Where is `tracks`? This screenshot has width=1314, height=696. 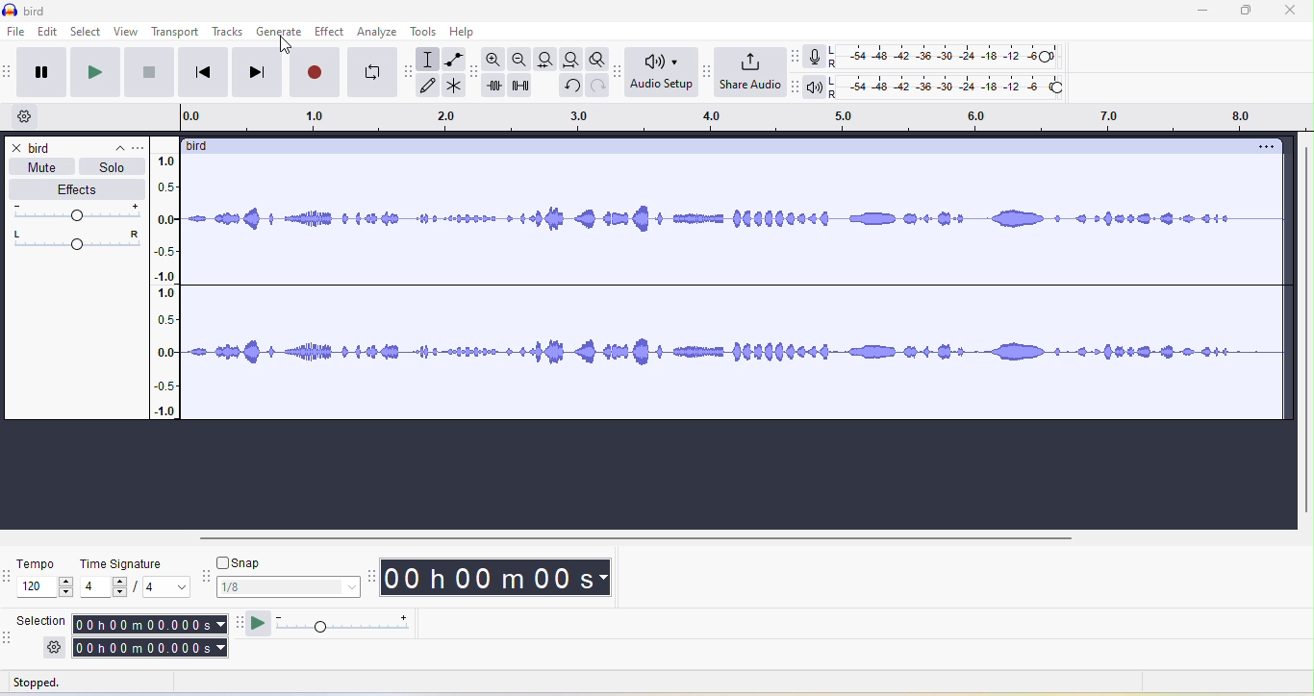
tracks is located at coordinates (228, 33).